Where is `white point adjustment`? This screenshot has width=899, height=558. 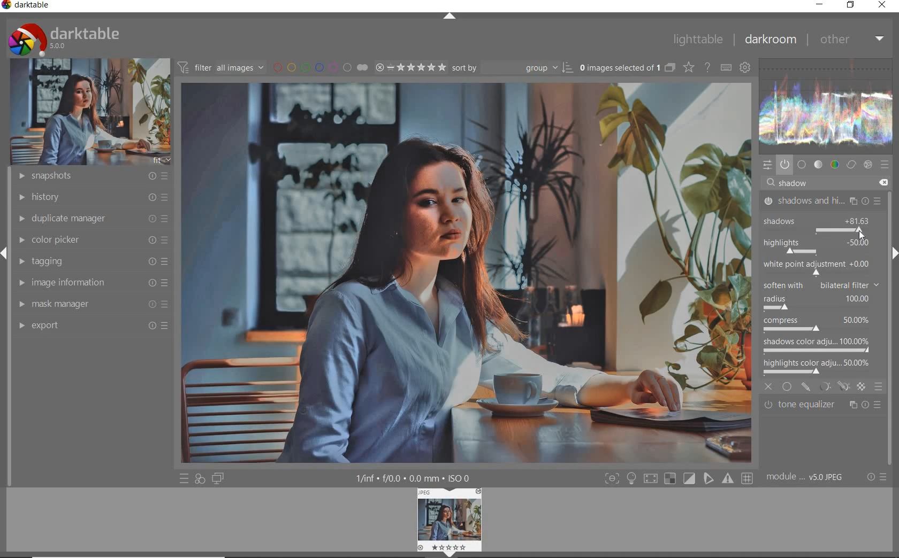 white point adjustment is located at coordinates (816, 267).